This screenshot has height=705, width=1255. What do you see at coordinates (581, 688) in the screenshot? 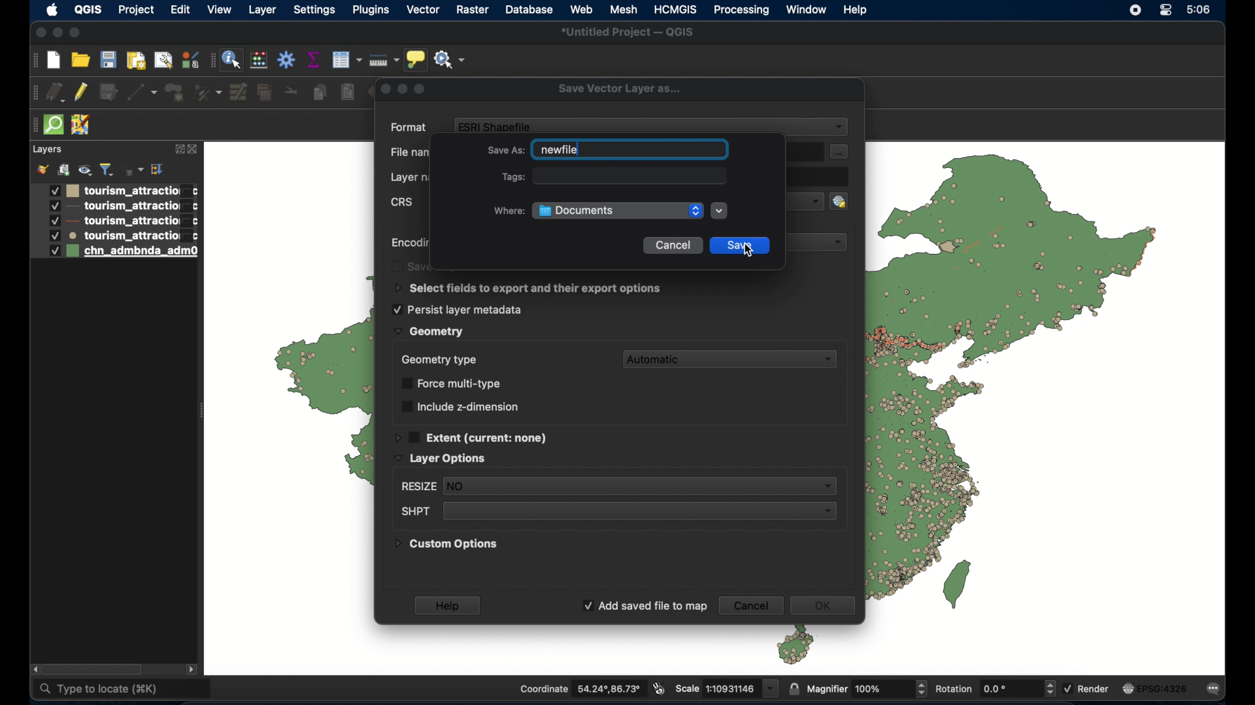
I see `coordinate` at bounding box center [581, 688].